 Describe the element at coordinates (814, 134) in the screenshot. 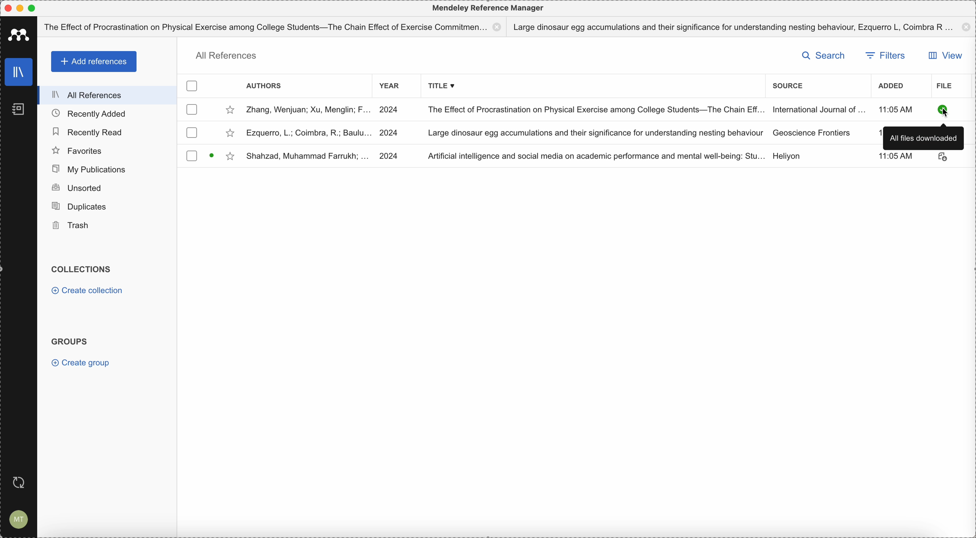

I see `Geoscience Frontiers` at that location.